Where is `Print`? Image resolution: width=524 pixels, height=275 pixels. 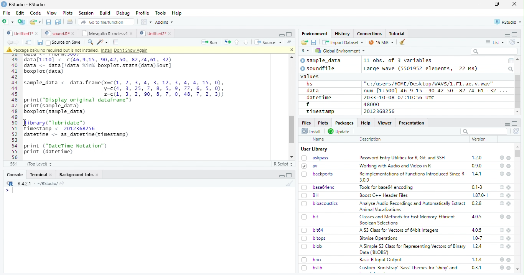
Print is located at coordinates (70, 21).